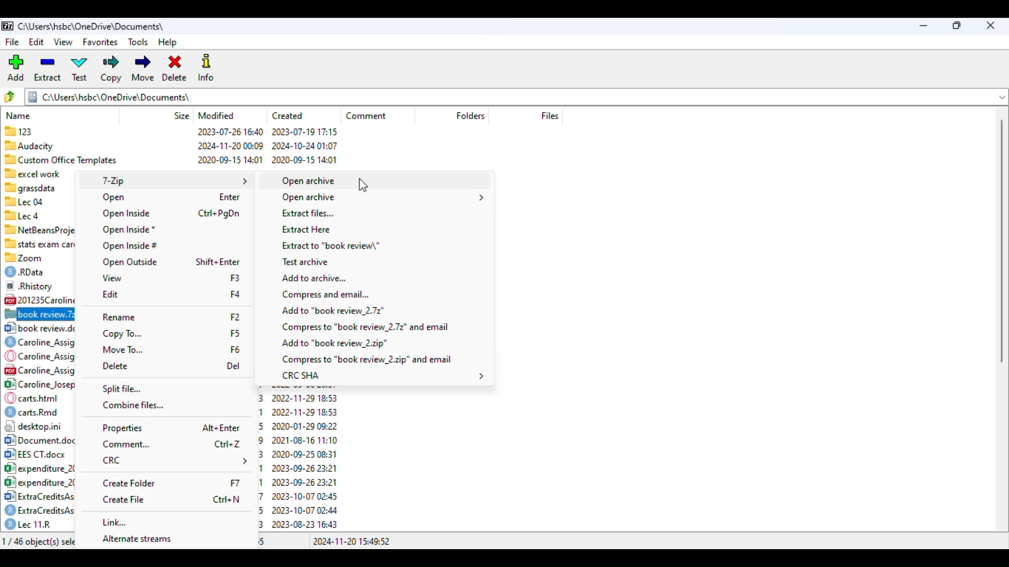  Describe the element at coordinates (171, 159) in the screenshot. I see `88 Custom Office Templates 2020-09-15 14:01 2020-09-15 14:01` at that location.